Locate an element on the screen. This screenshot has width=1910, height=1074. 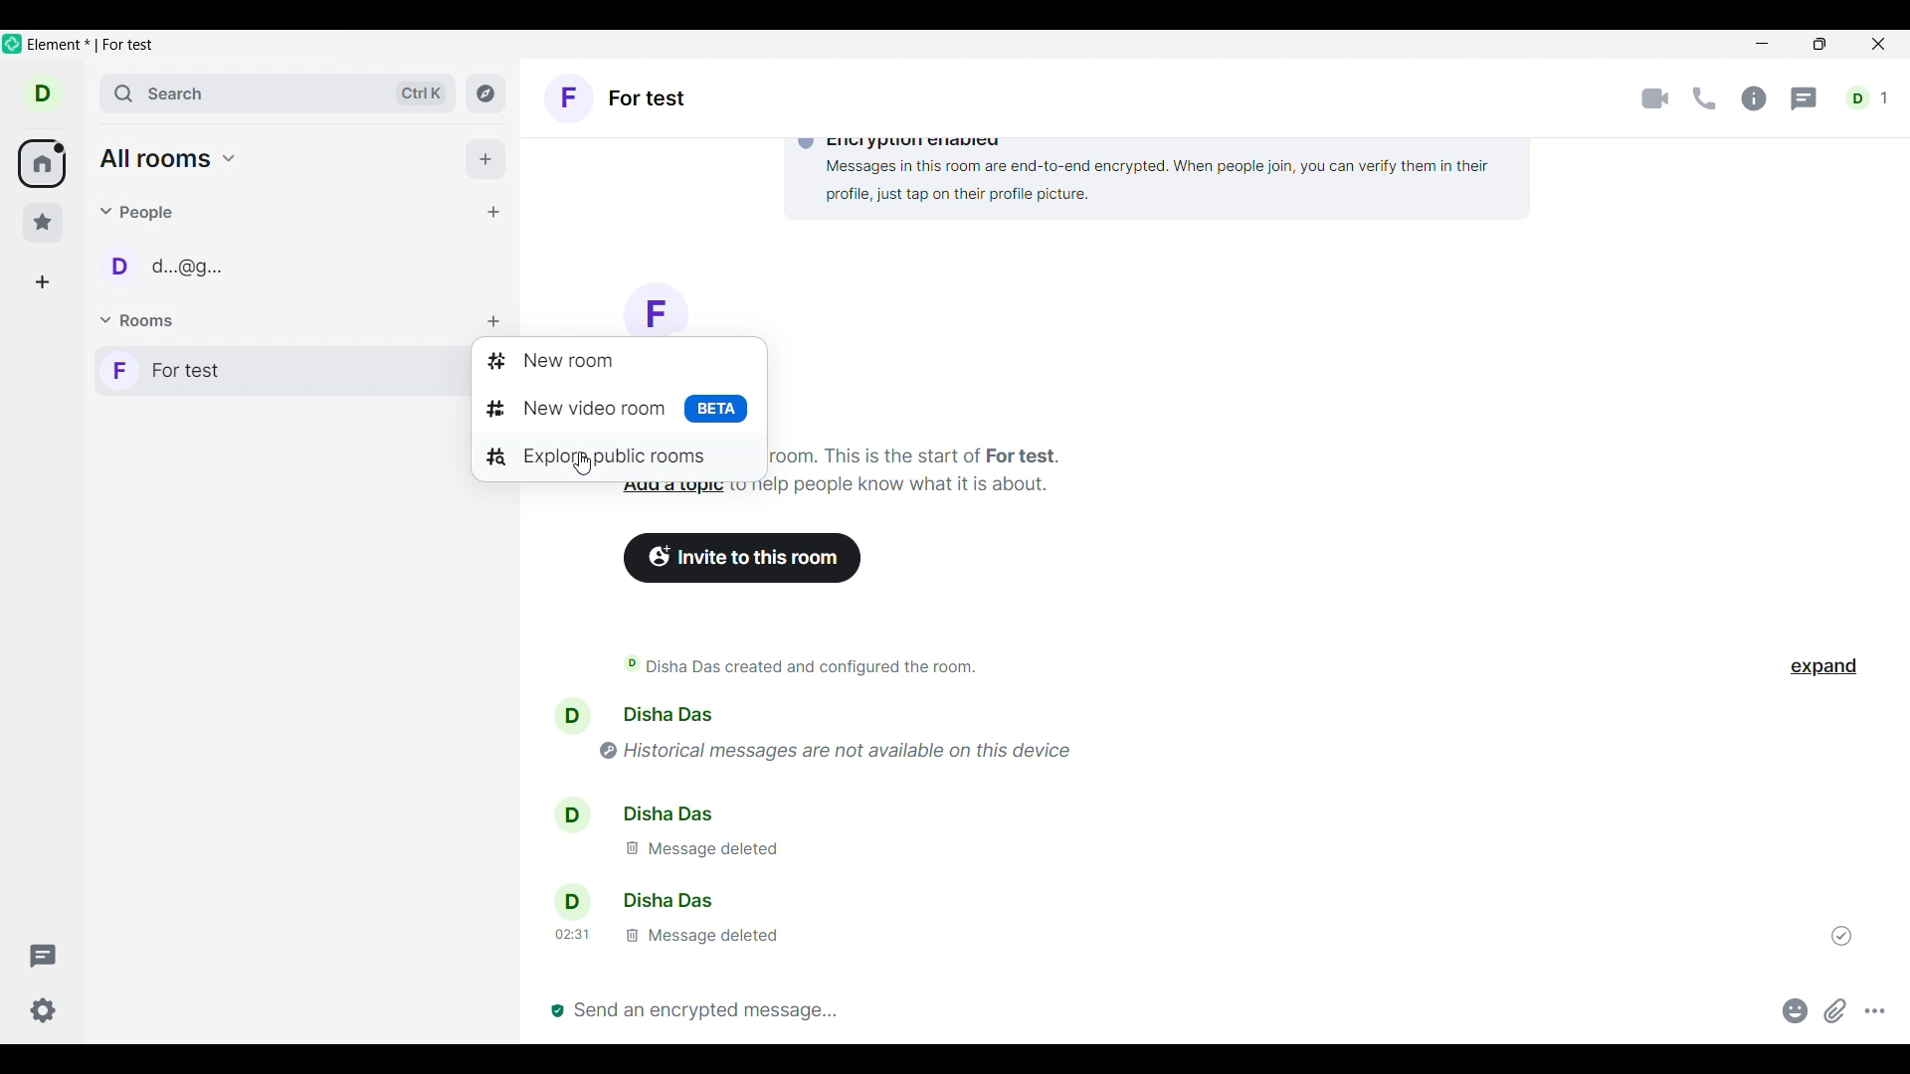
number of people in the room is located at coordinates (1866, 97).